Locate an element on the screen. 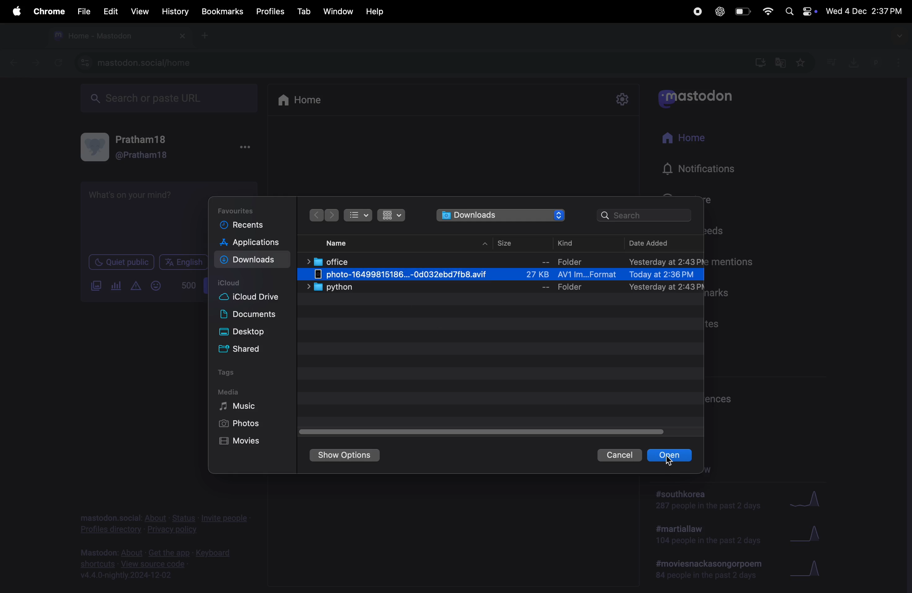 The width and height of the screenshot is (912, 593). Profiles is located at coordinates (271, 10).